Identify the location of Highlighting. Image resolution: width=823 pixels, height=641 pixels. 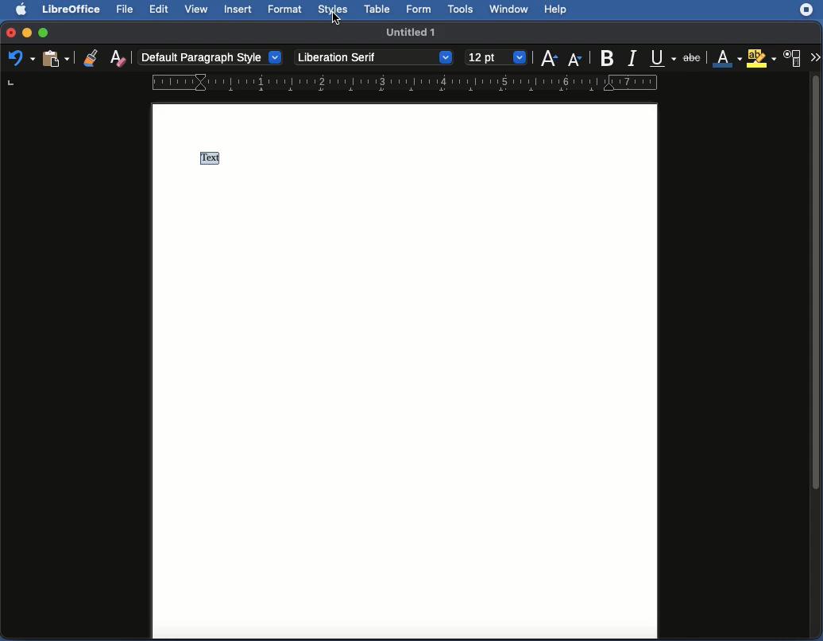
(761, 58).